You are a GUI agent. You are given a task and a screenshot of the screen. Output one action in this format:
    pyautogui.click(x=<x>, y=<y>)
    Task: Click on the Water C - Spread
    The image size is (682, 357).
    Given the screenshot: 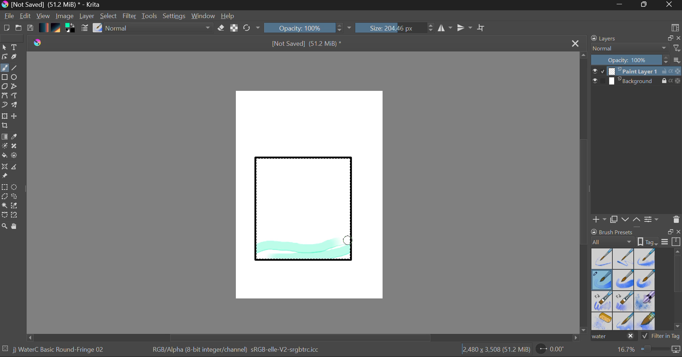 What is the action you would take?
    pyautogui.click(x=624, y=321)
    